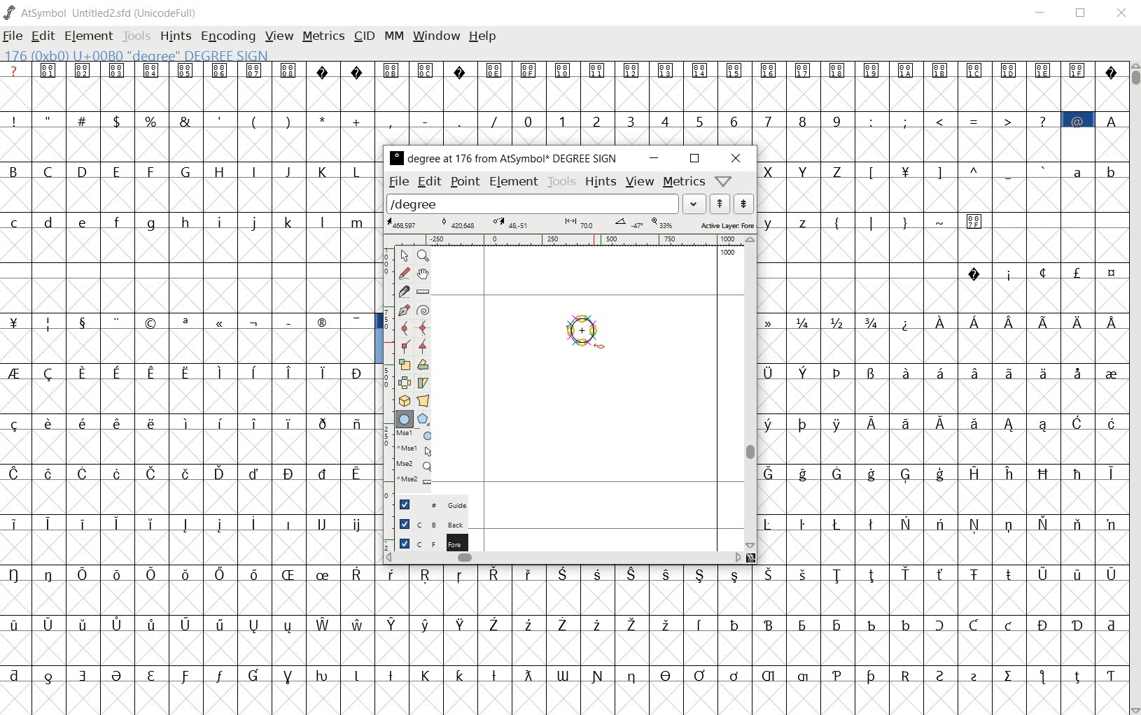 Image resolution: width=1141 pixels, height=715 pixels. Describe the element at coordinates (944, 498) in the screenshot. I see `empty glyph slots` at that location.